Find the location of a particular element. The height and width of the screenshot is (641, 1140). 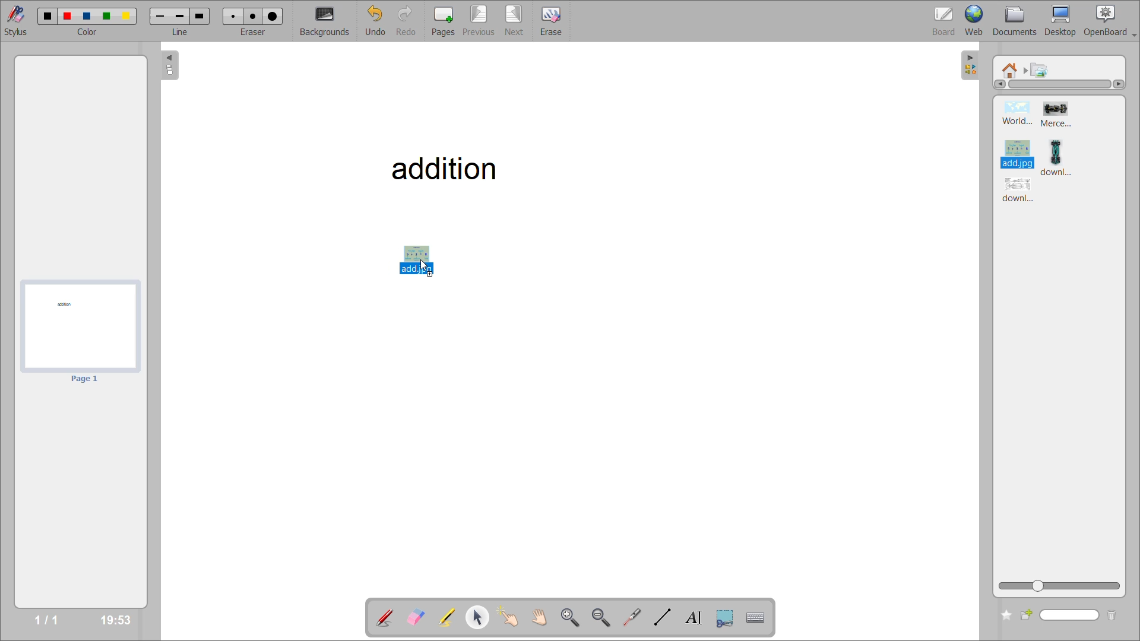

interact with items is located at coordinates (512, 618).